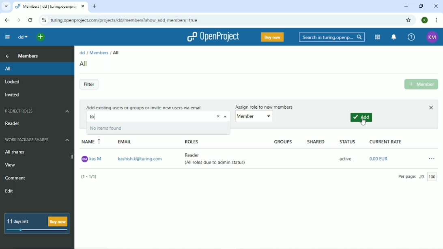  I want to click on Customize and control google chrome, so click(436, 20).